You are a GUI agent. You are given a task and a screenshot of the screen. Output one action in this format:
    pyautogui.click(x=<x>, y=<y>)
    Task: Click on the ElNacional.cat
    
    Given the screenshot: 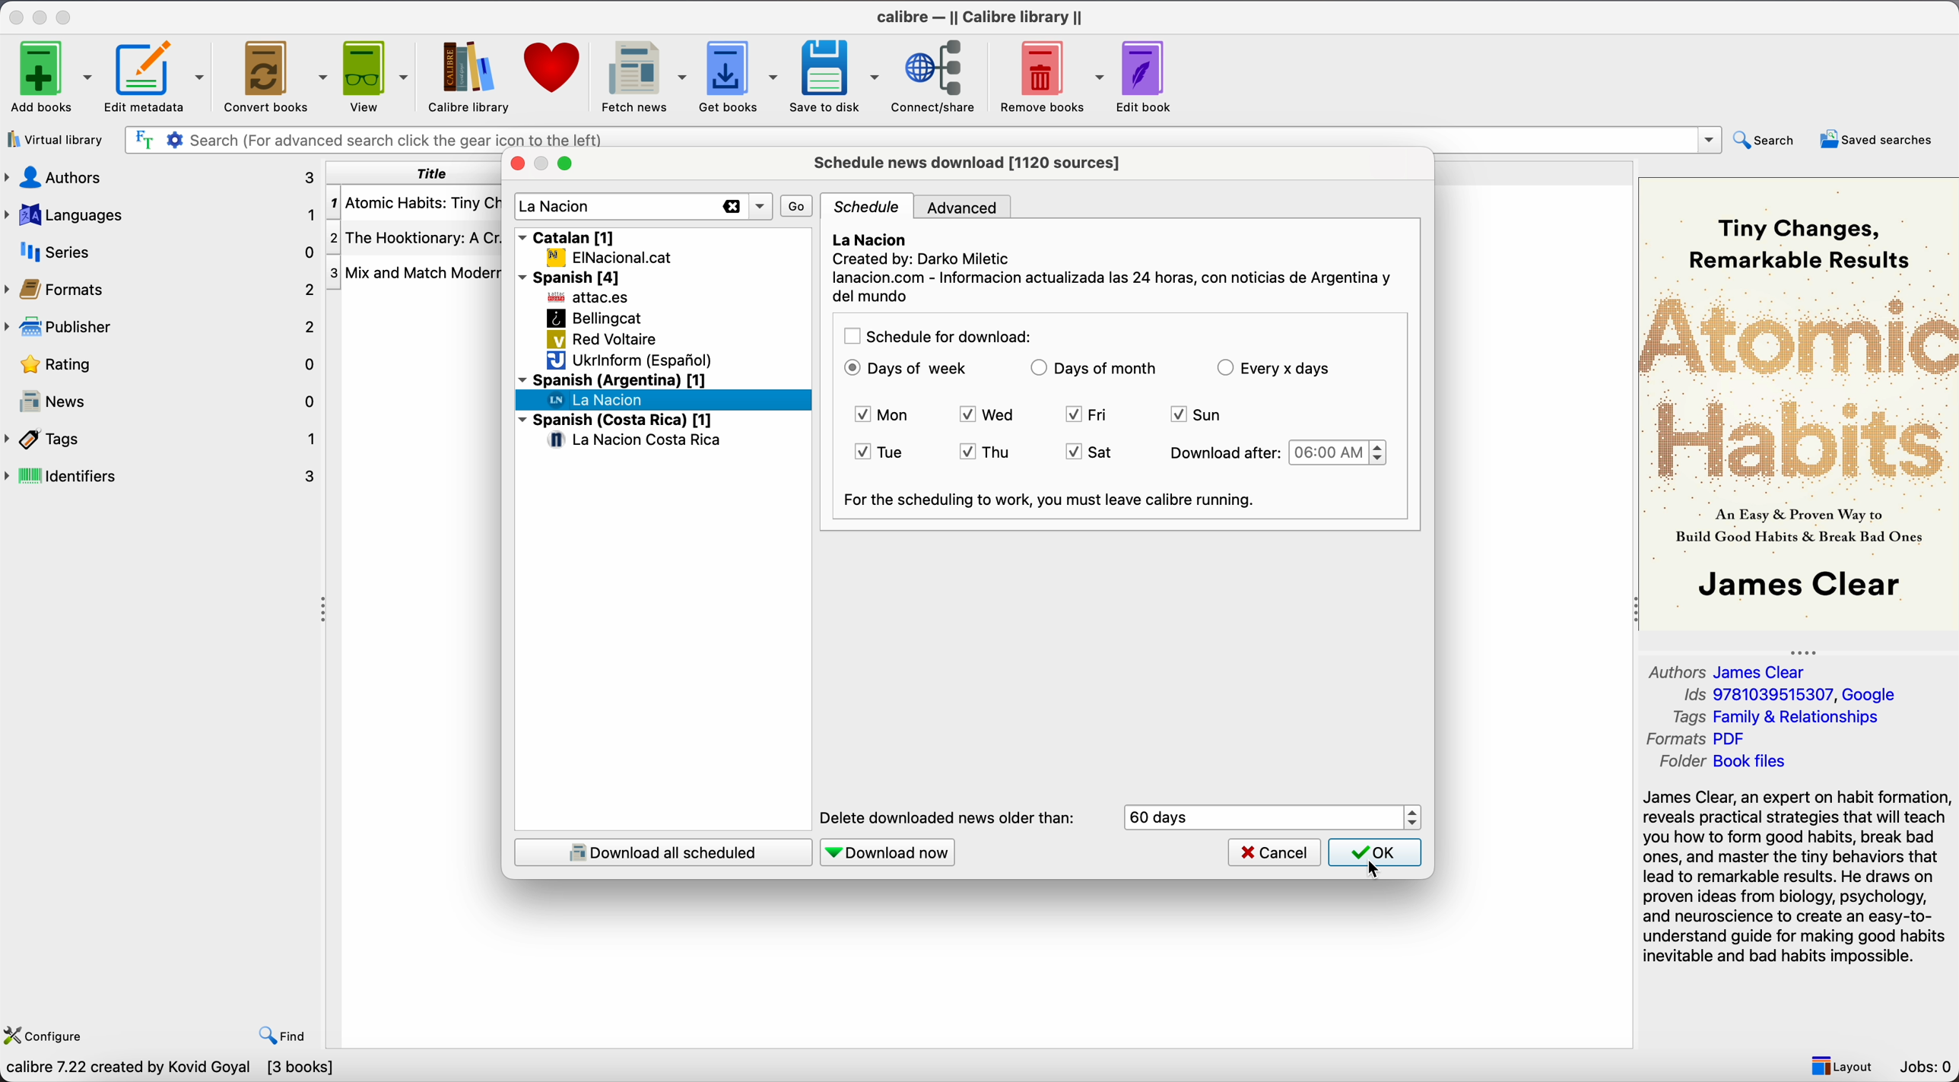 What is the action you would take?
    pyautogui.click(x=609, y=257)
    